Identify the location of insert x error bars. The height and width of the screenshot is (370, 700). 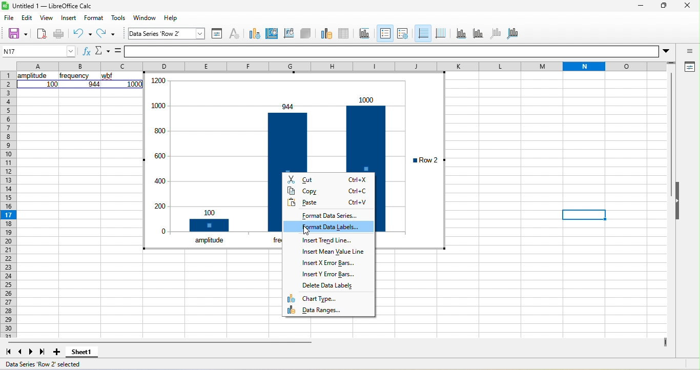
(329, 264).